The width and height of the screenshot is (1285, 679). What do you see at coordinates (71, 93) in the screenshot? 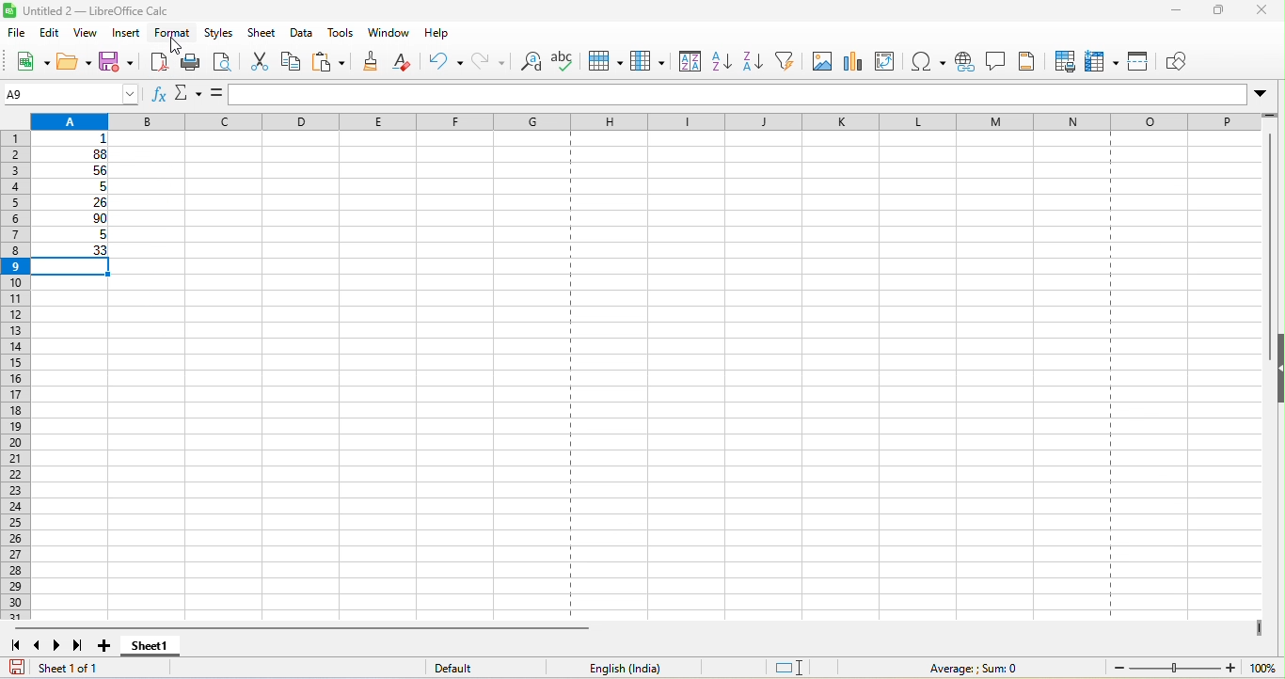
I see `A9 (name box)` at bounding box center [71, 93].